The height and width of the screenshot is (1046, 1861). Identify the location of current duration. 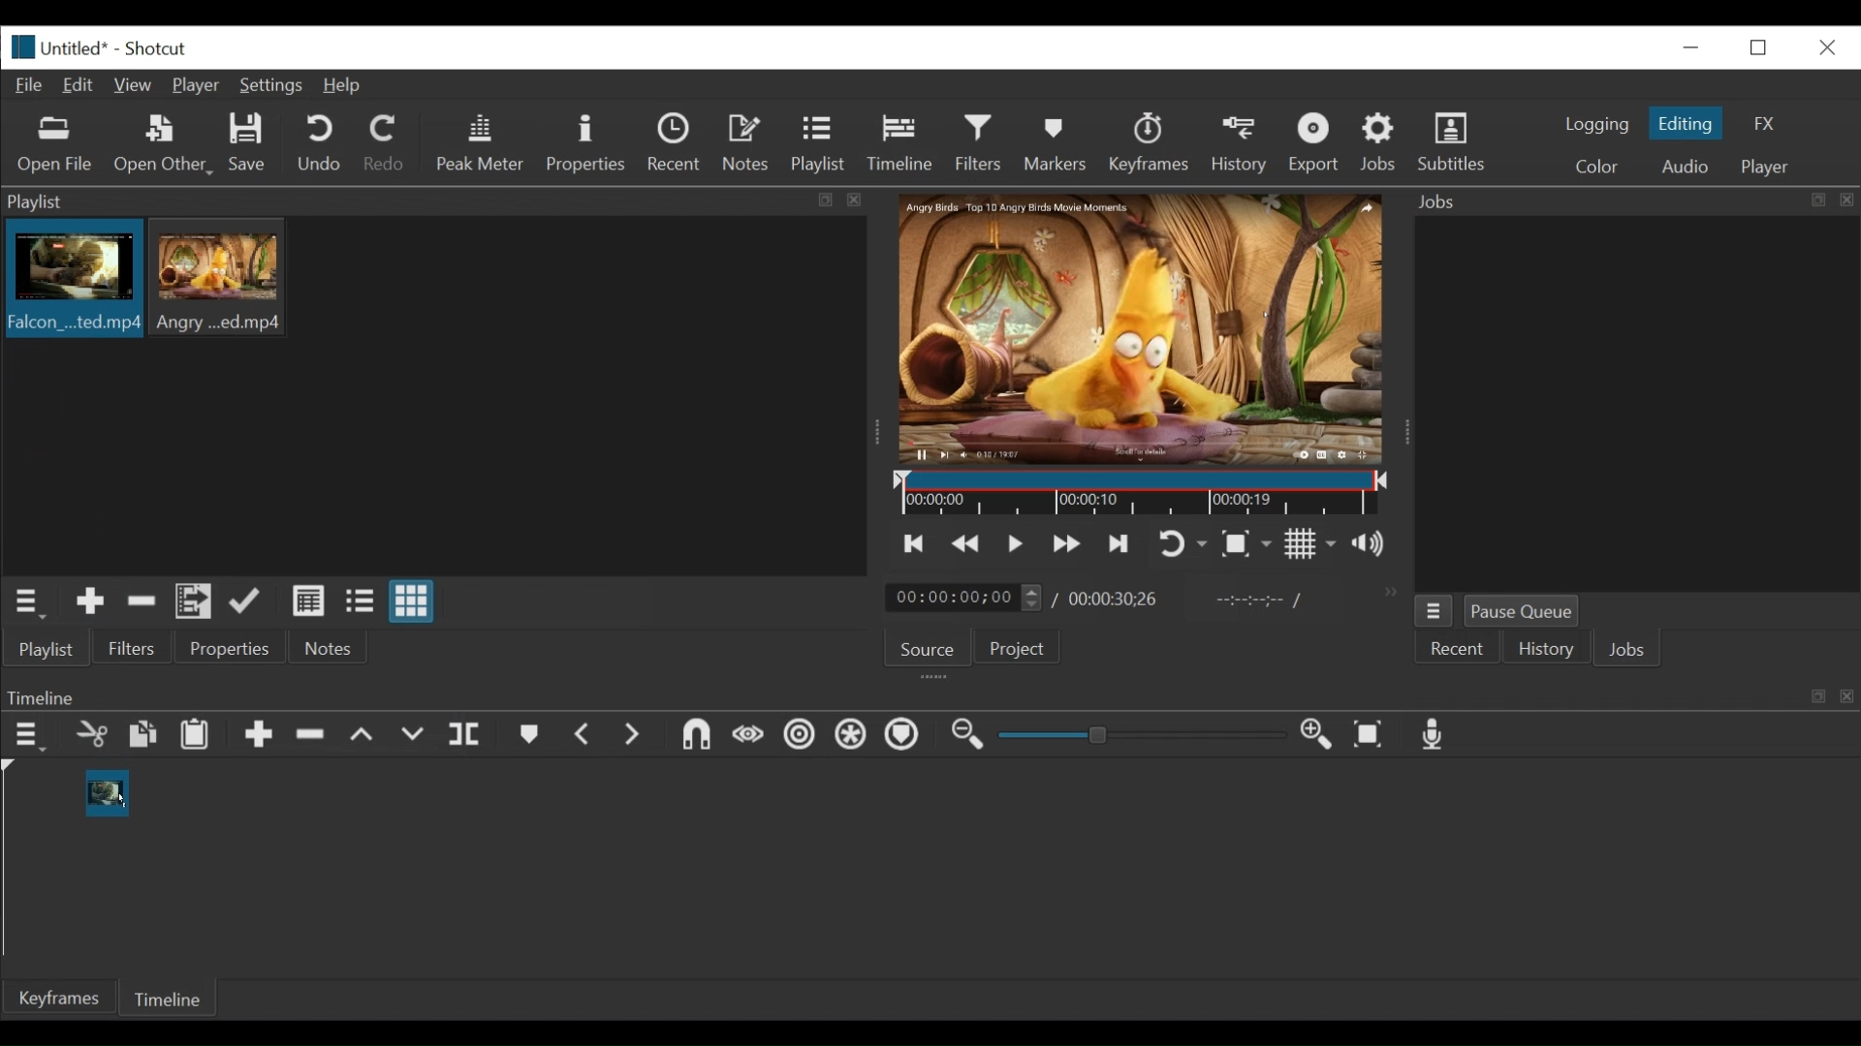
(966, 599).